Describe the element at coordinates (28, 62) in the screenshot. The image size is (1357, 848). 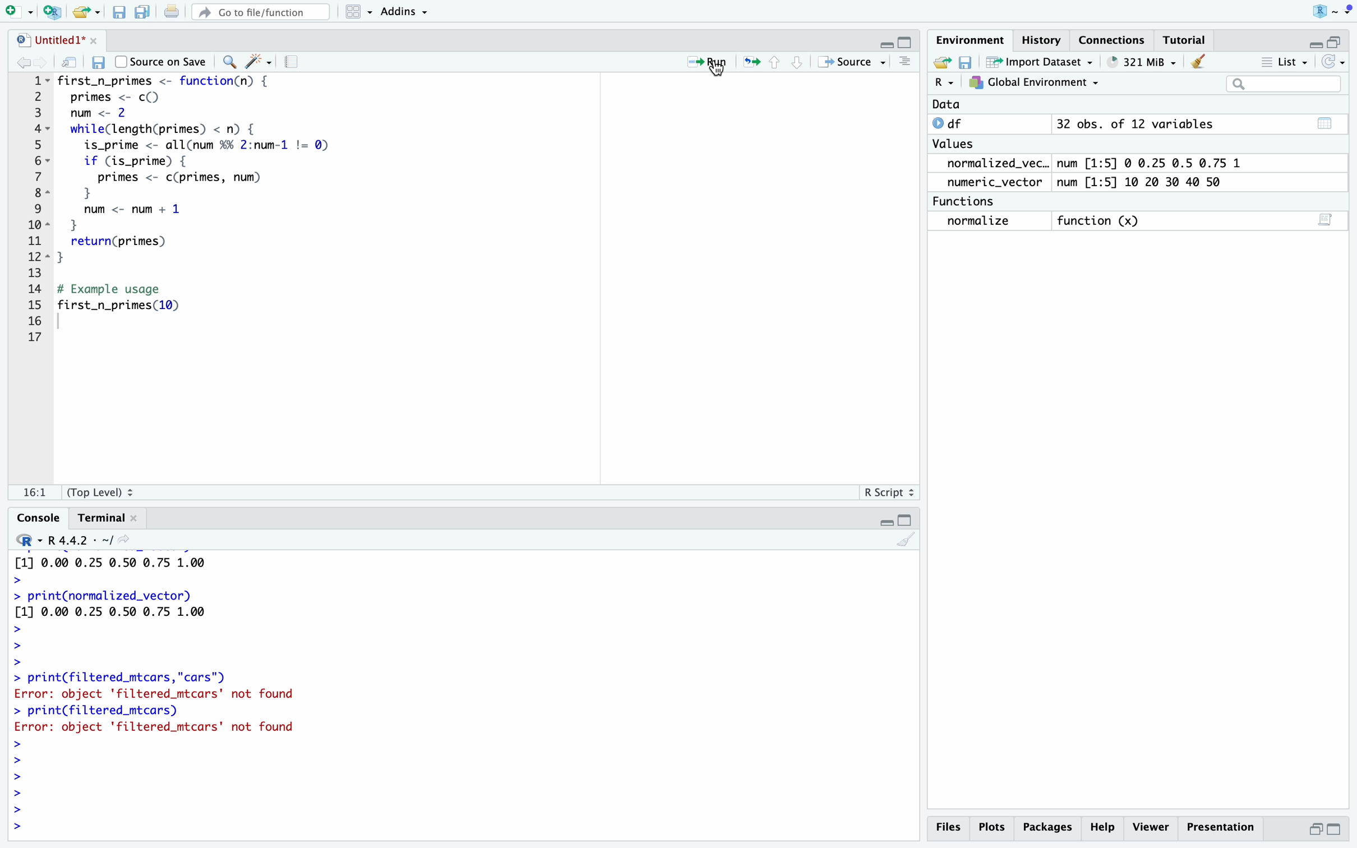
I see `forward/backward source location` at that location.